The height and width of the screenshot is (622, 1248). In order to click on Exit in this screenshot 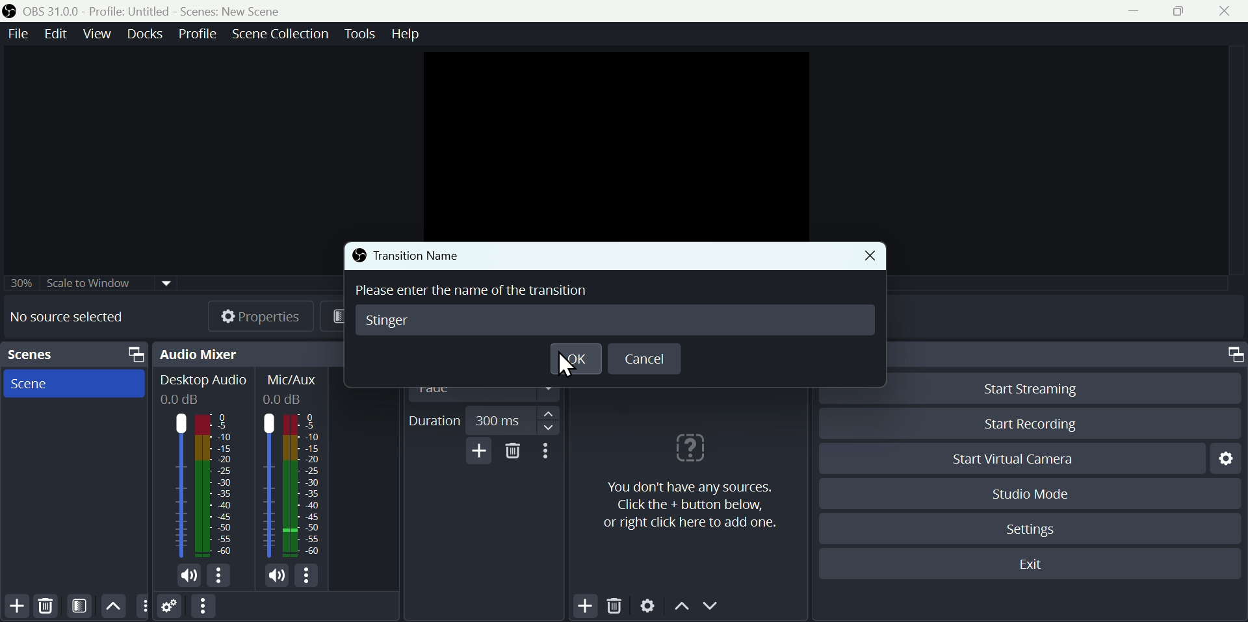, I will do `click(1033, 566)`.